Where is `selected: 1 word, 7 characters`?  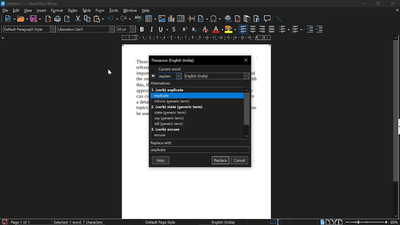
selected: 1 word, 7 characters is located at coordinates (79, 222).